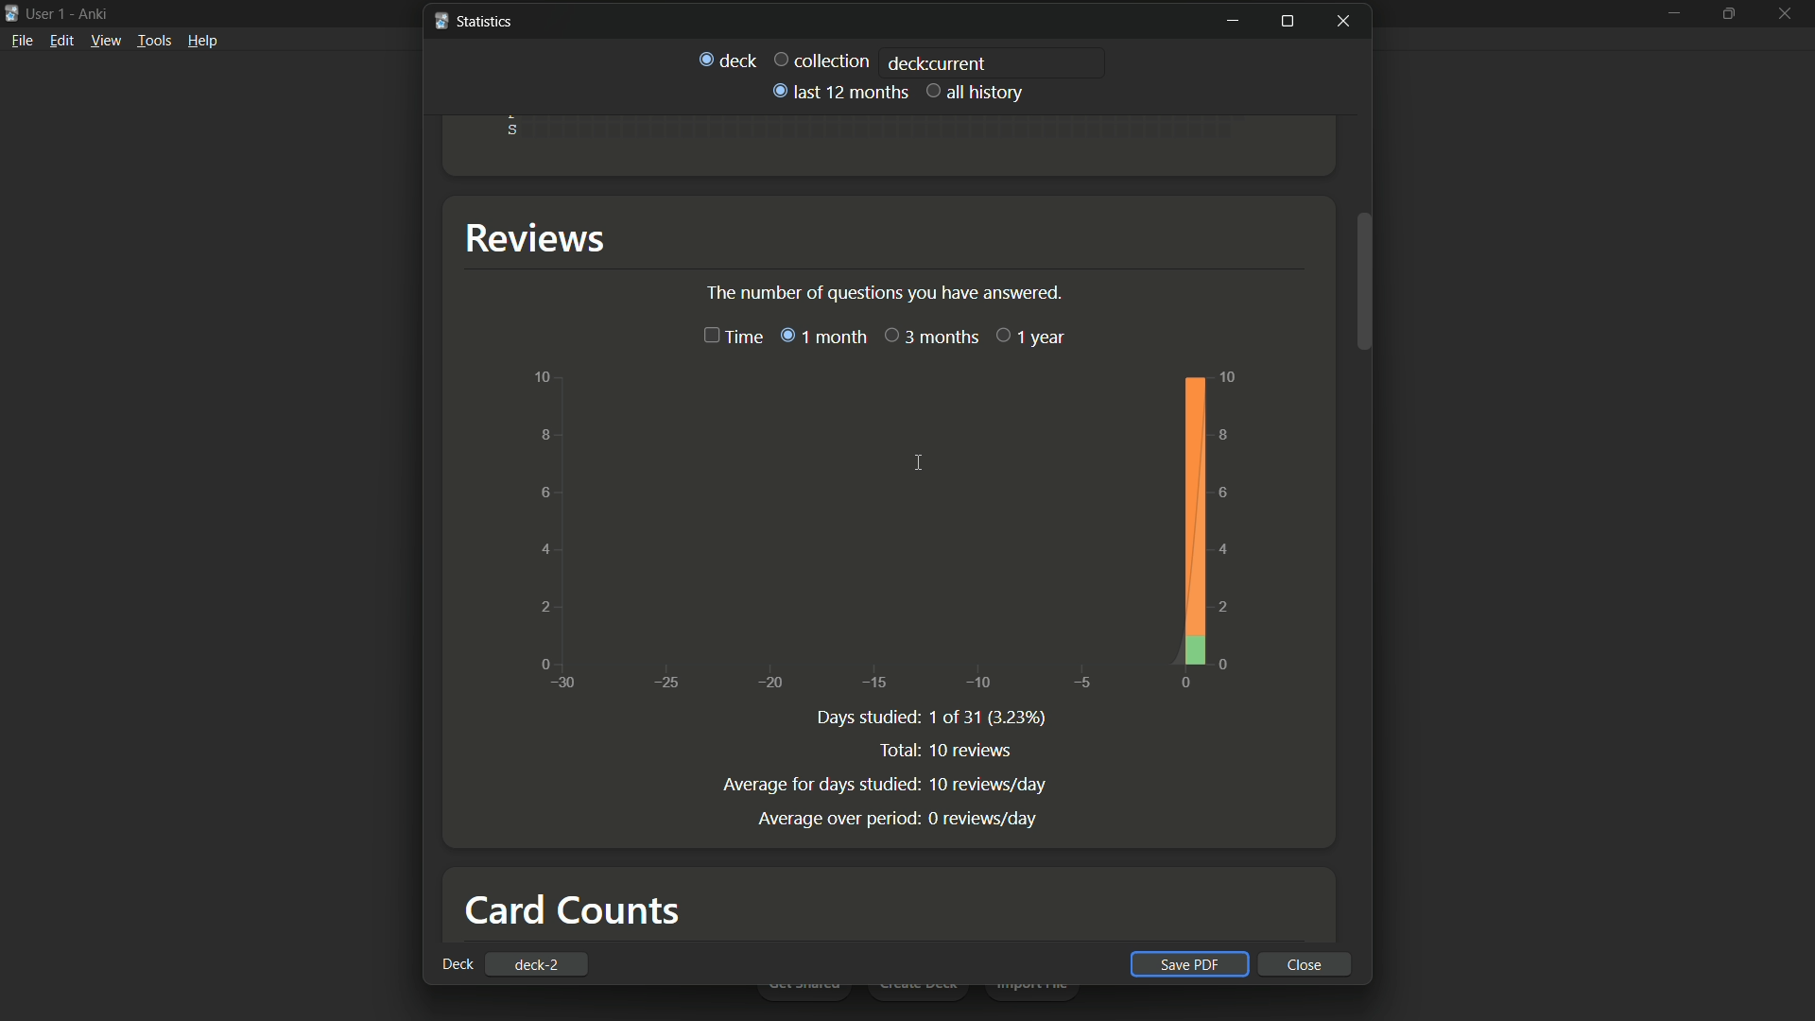 Image resolution: width=1815 pixels, height=1021 pixels. Describe the element at coordinates (540, 963) in the screenshot. I see `Deck 2` at that location.